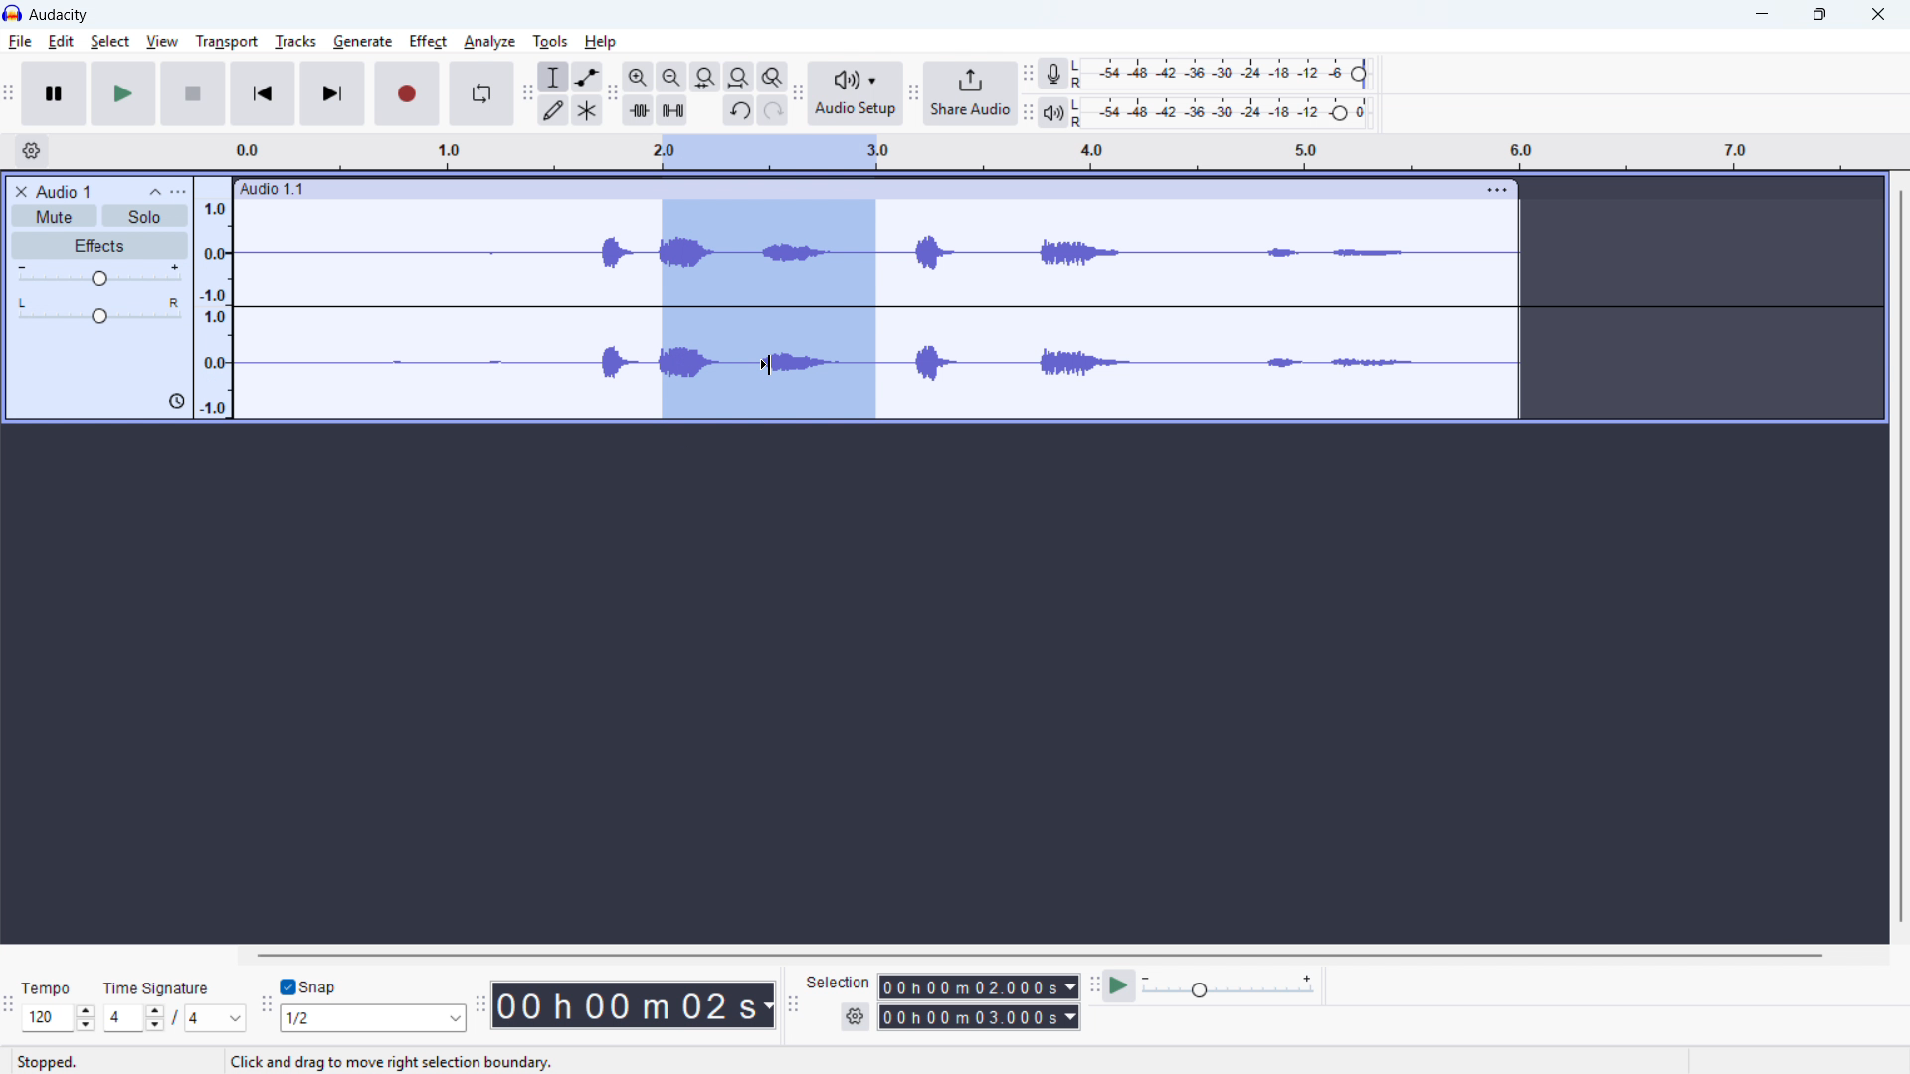 This screenshot has width=1910, height=1074. What do you see at coordinates (1876, 14) in the screenshot?
I see `Close` at bounding box center [1876, 14].